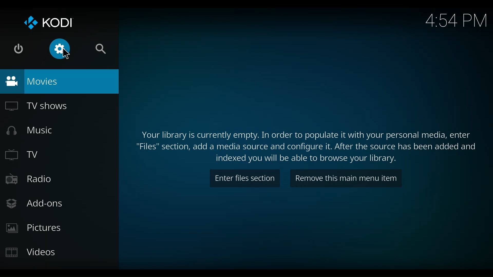 The image size is (493, 277). Describe the element at coordinates (18, 50) in the screenshot. I see `Power options` at that location.